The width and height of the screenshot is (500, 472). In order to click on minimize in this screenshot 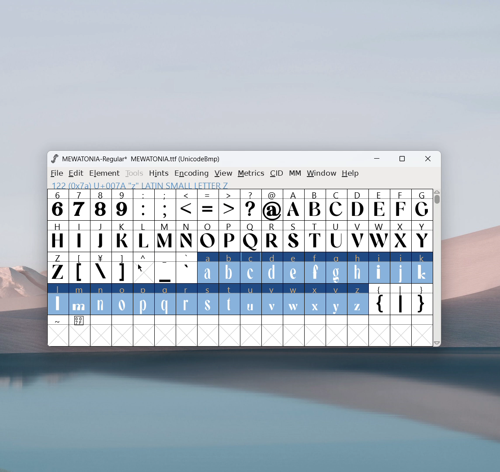, I will do `click(380, 160)`.